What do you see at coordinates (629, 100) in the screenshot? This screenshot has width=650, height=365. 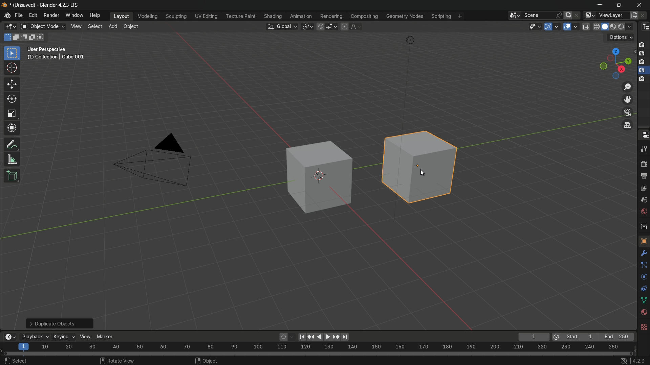 I see `move the view` at bounding box center [629, 100].